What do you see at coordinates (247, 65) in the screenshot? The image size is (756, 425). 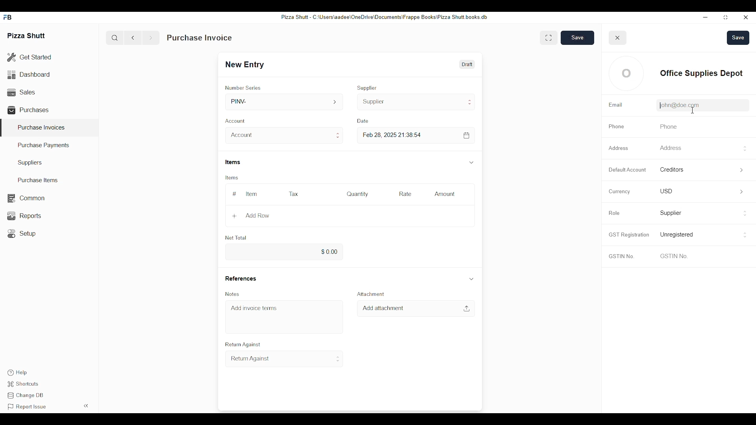 I see `New Entry` at bounding box center [247, 65].